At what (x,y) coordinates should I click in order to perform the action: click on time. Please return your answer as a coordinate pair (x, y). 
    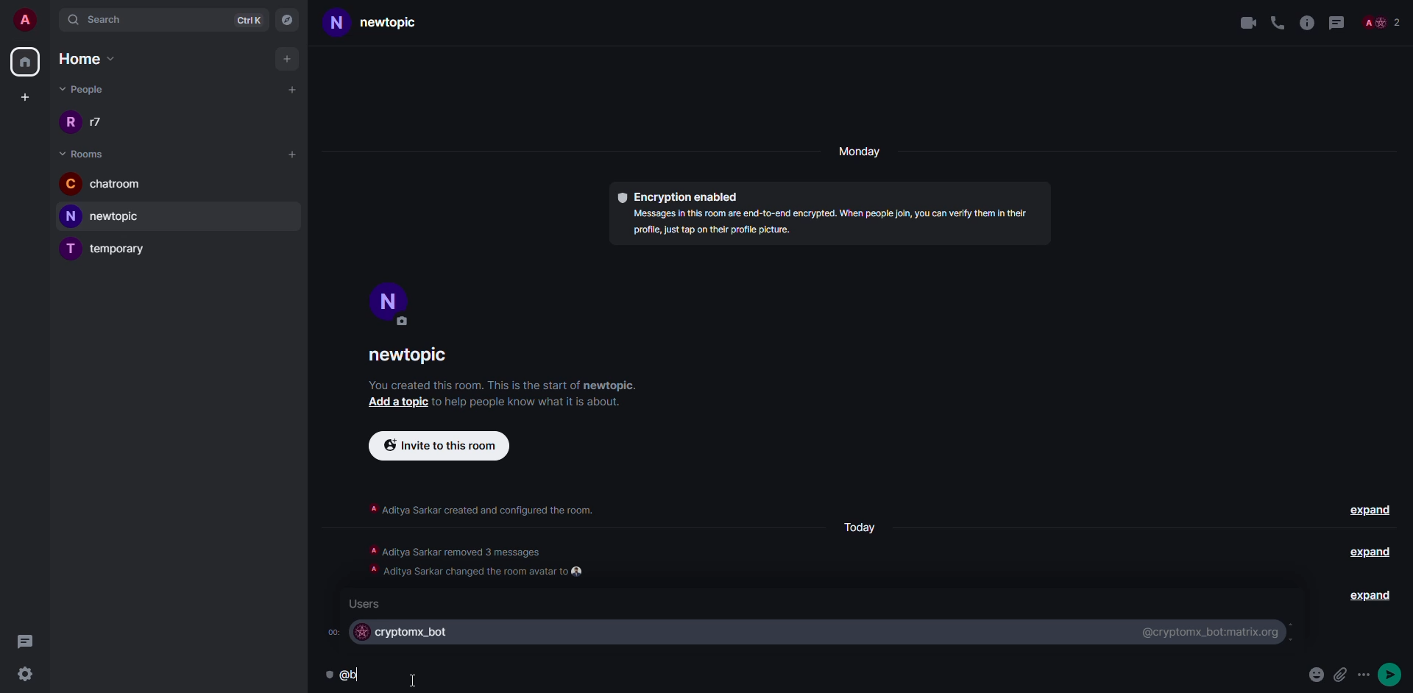
    Looking at the image, I should click on (332, 631).